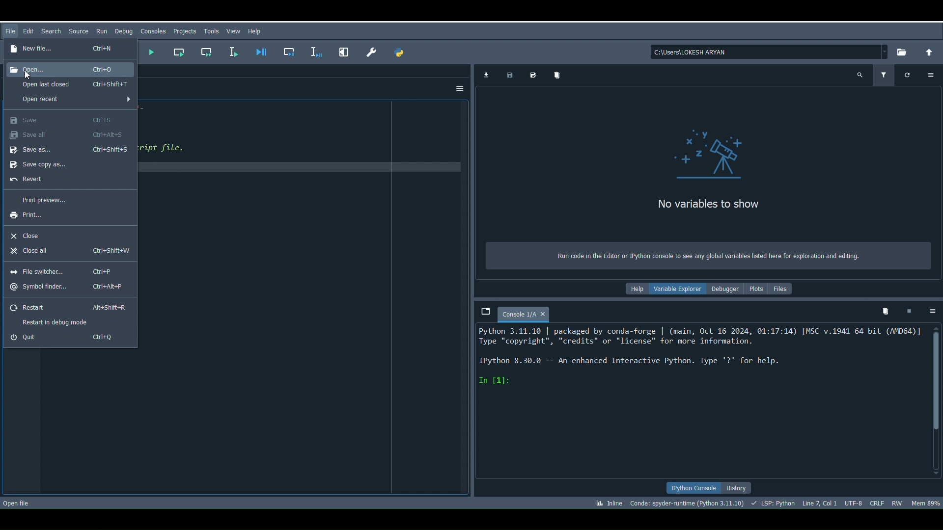 This screenshot has width=943, height=530. What do you see at coordinates (100, 29) in the screenshot?
I see `Run` at bounding box center [100, 29].